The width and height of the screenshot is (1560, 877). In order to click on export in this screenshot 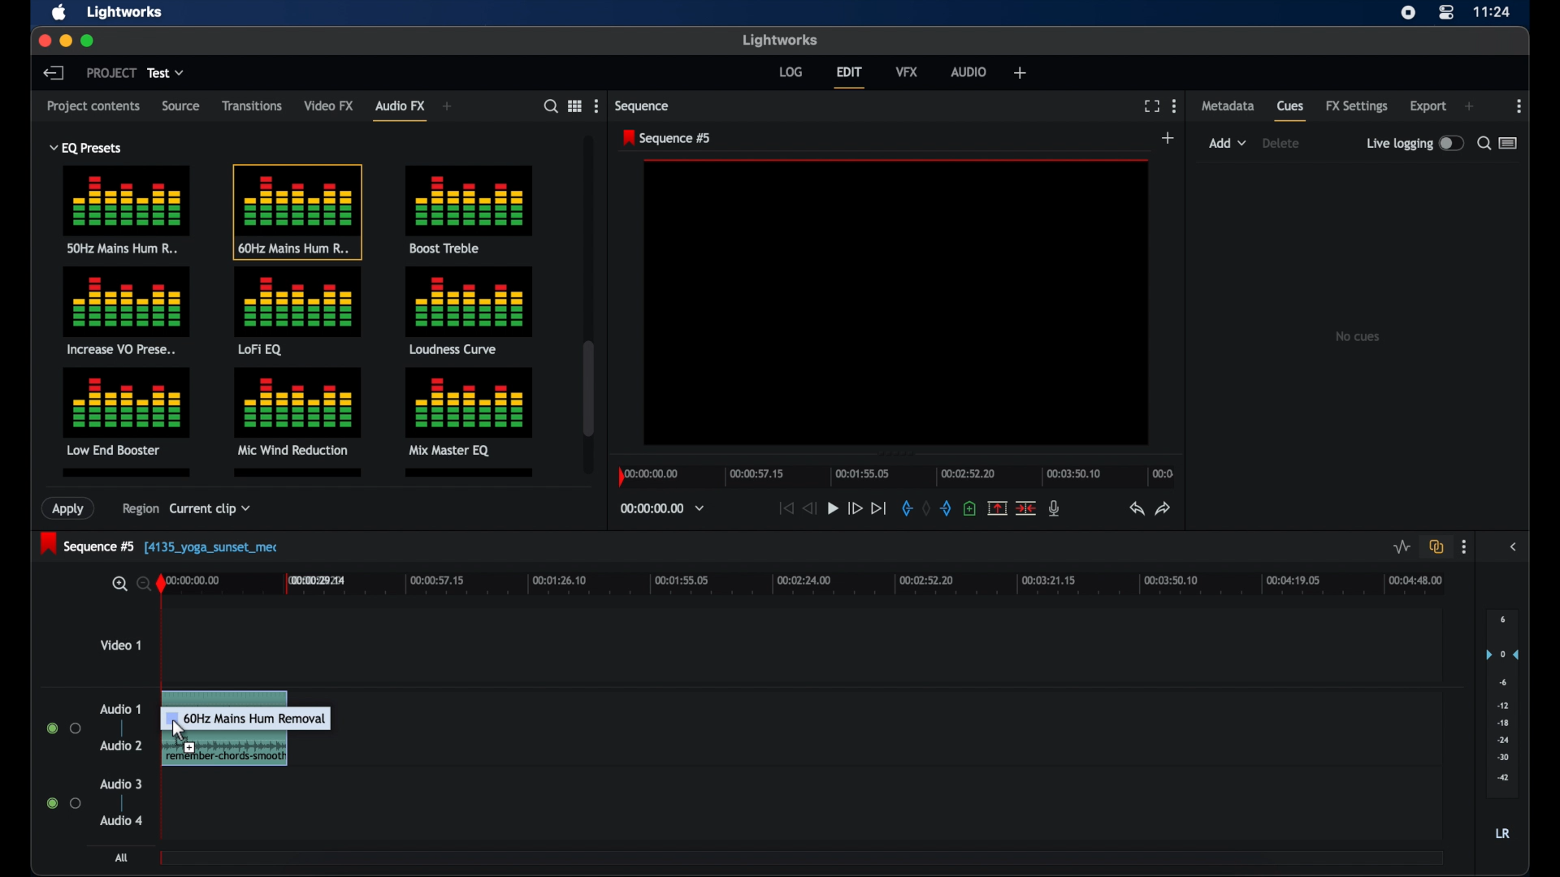, I will do `click(1428, 106)`.